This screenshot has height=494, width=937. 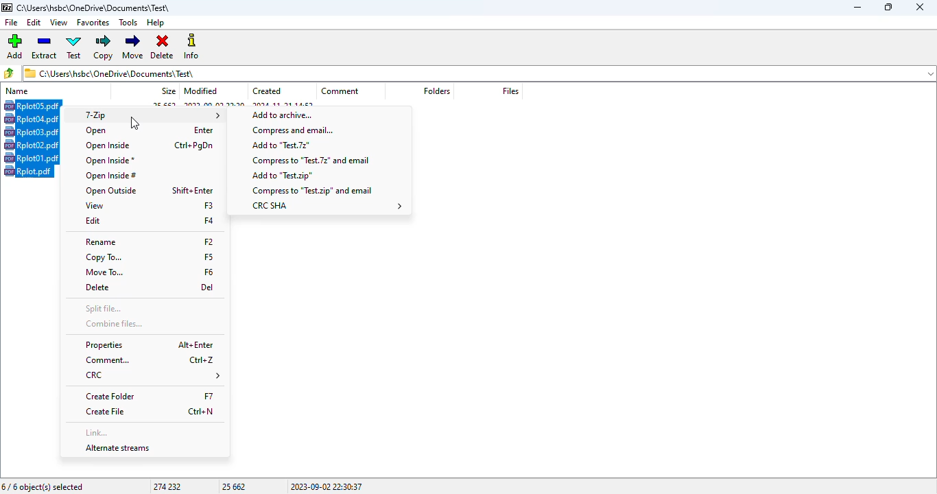 What do you see at coordinates (152, 375) in the screenshot?
I see `CRC` at bounding box center [152, 375].